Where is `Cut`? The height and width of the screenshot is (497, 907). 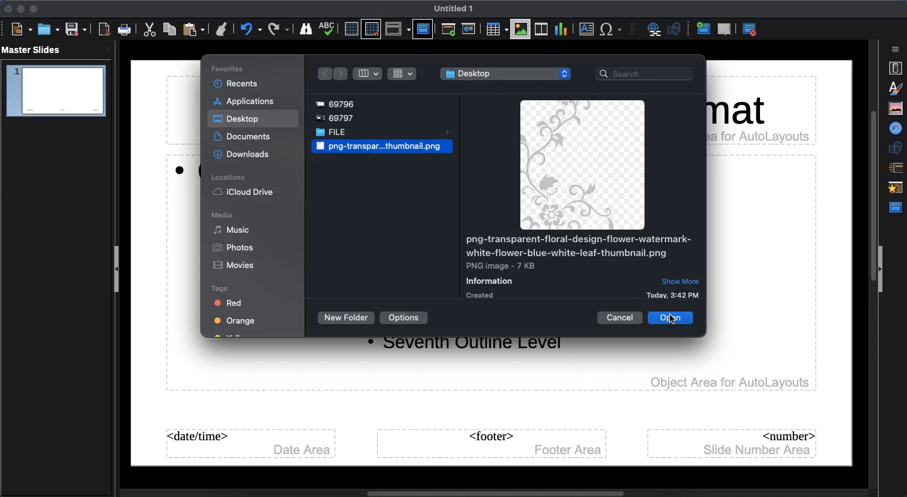
Cut is located at coordinates (151, 30).